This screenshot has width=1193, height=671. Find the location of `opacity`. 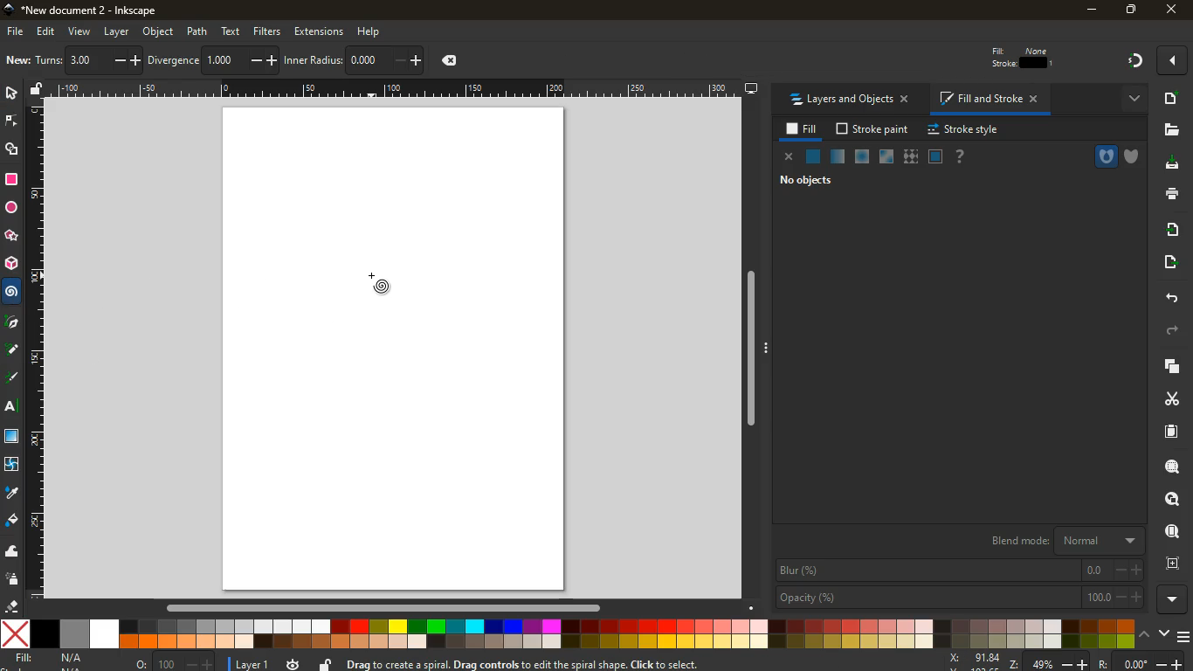

opacity is located at coordinates (838, 157).